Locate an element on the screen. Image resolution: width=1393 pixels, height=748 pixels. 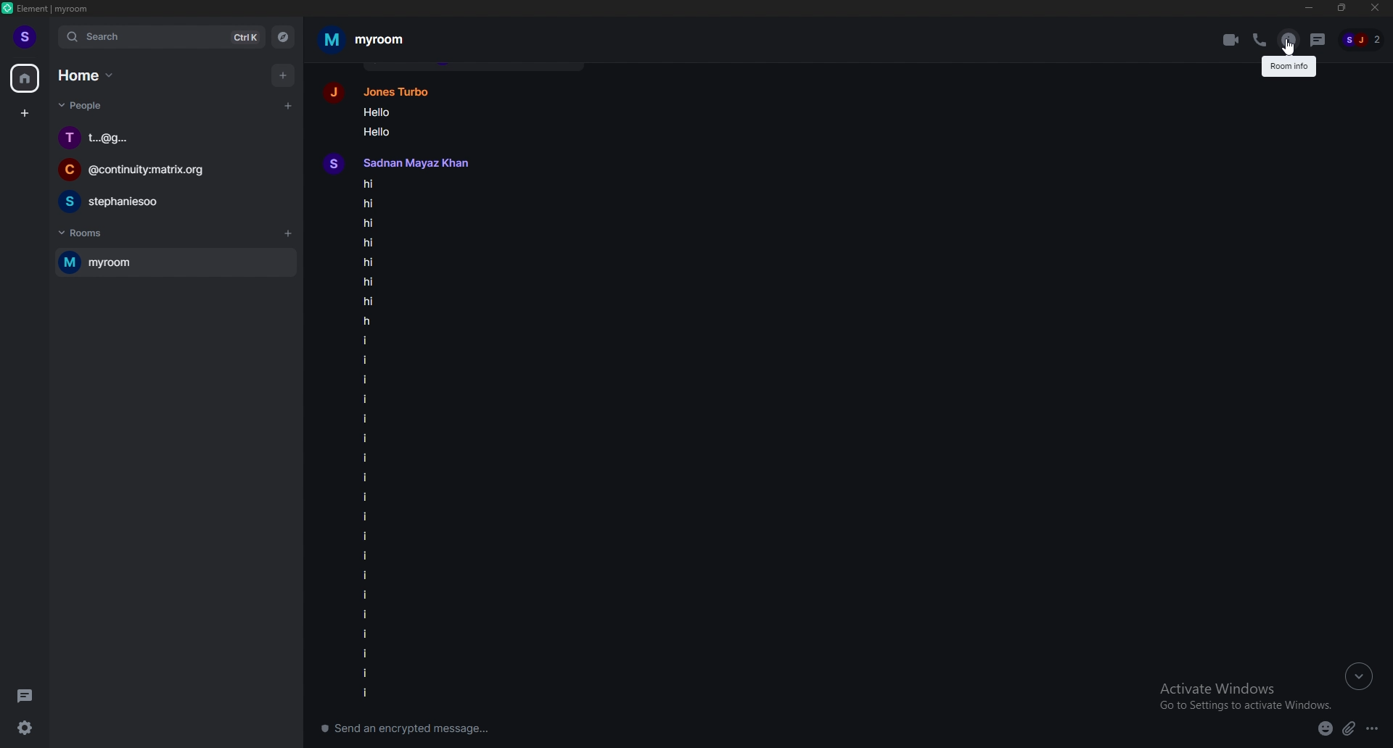
close is located at coordinates (1374, 9).